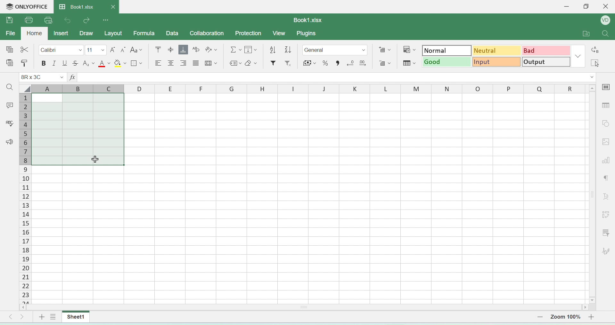 The height and width of the screenshot is (325, 615). What do you see at coordinates (564, 316) in the screenshot?
I see `zoom number` at bounding box center [564, 316].